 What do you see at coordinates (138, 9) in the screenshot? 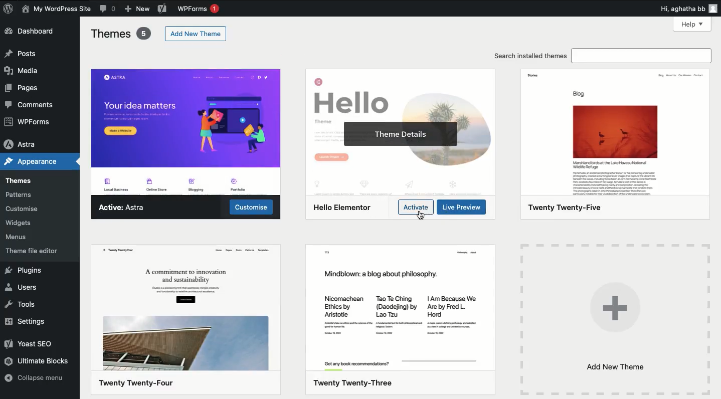
I see `New` at bounding box center [138, 9].